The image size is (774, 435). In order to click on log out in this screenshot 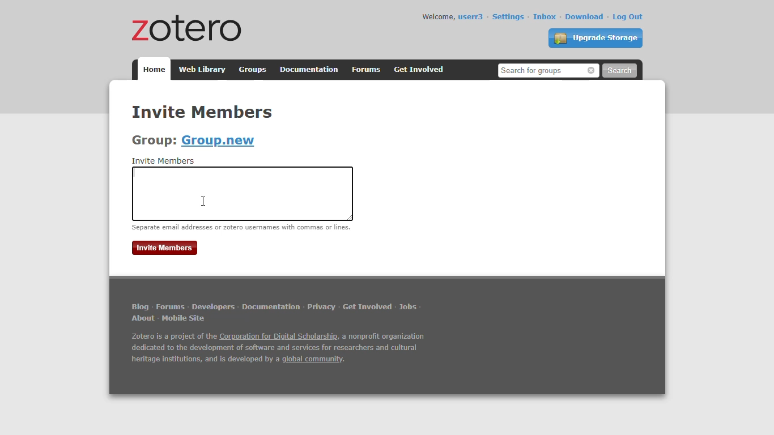, I will do `click(628, 17)`.